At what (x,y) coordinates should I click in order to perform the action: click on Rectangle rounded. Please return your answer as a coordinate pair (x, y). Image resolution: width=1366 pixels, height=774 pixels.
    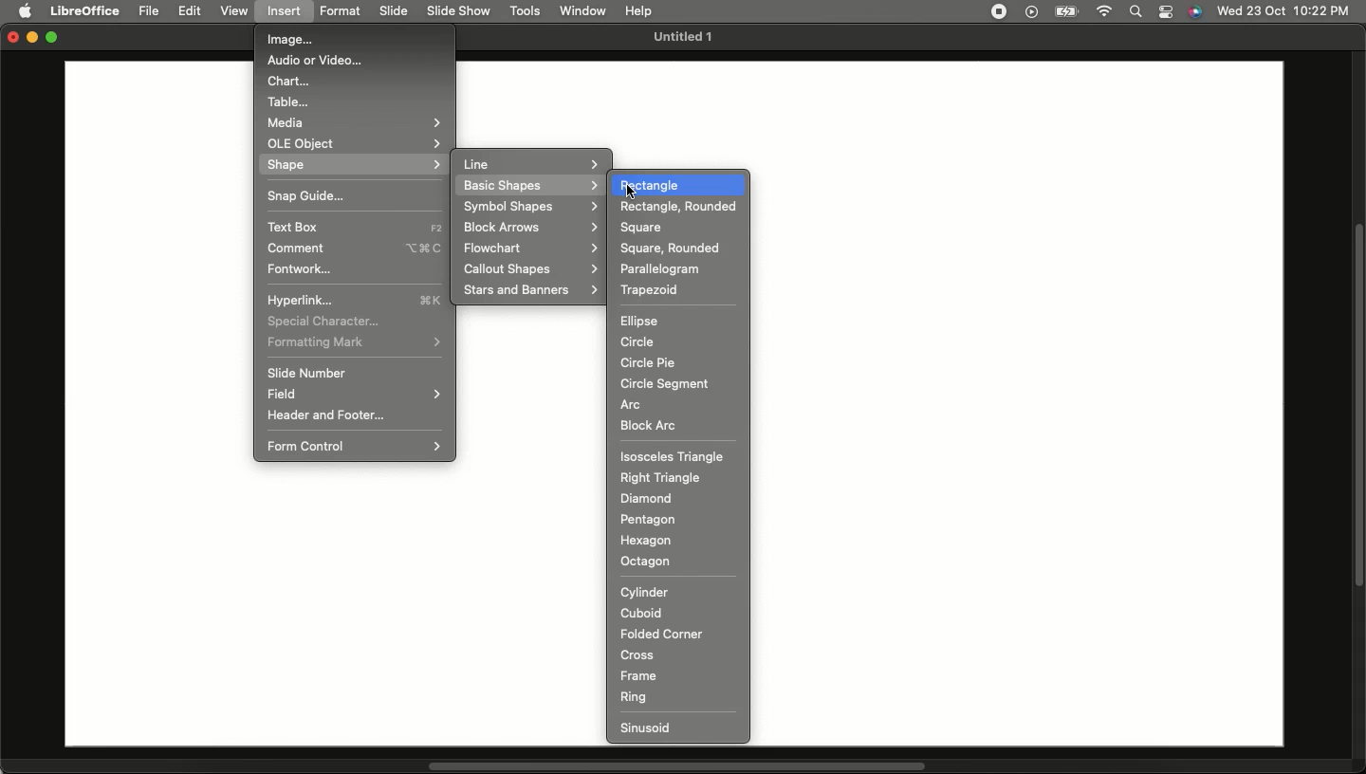
    Looking at the image, I should click on (678, 208).